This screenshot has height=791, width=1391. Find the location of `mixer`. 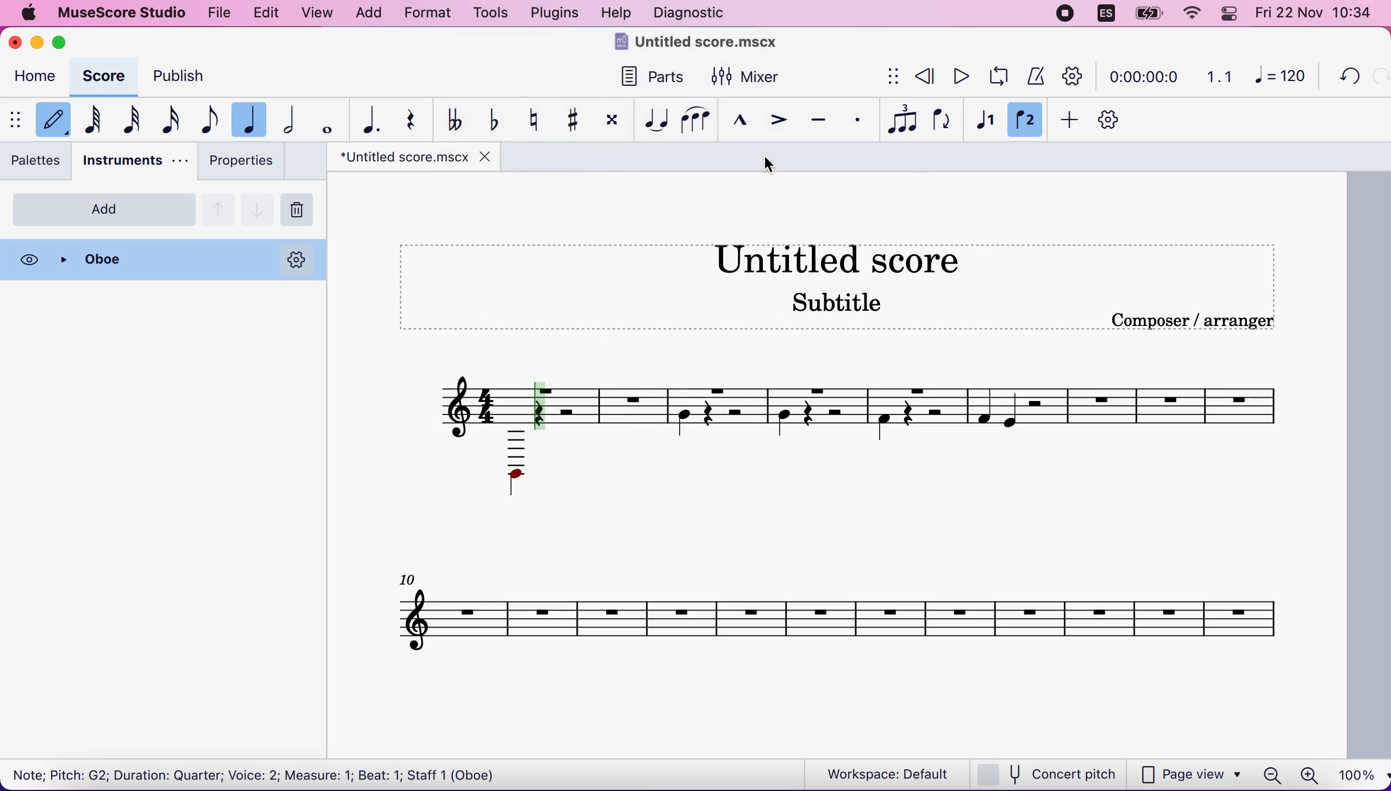

mixer is located at coordinates (748, 78).